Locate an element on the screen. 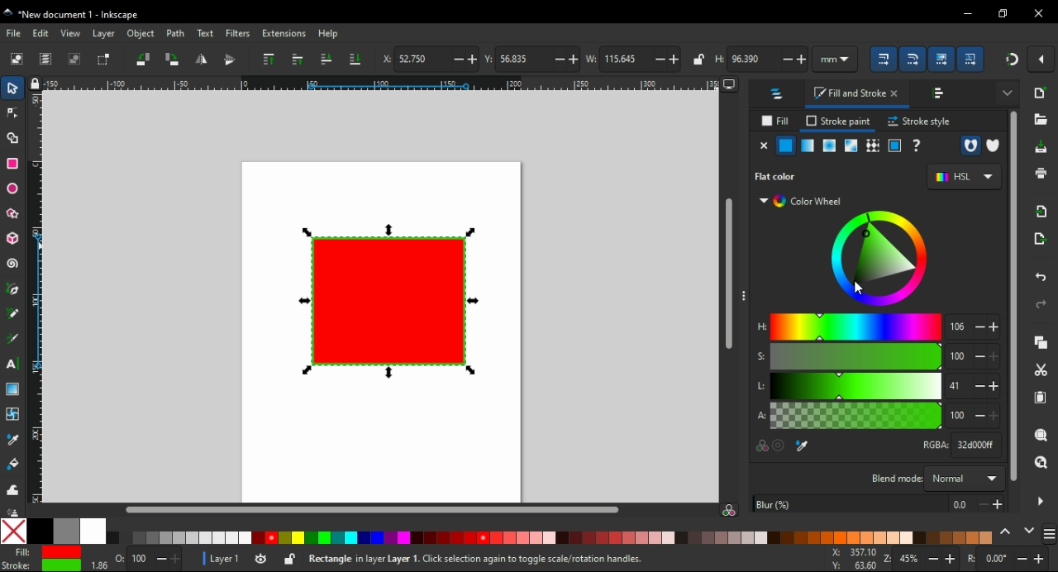  52 is located at coordinates (421, 59).